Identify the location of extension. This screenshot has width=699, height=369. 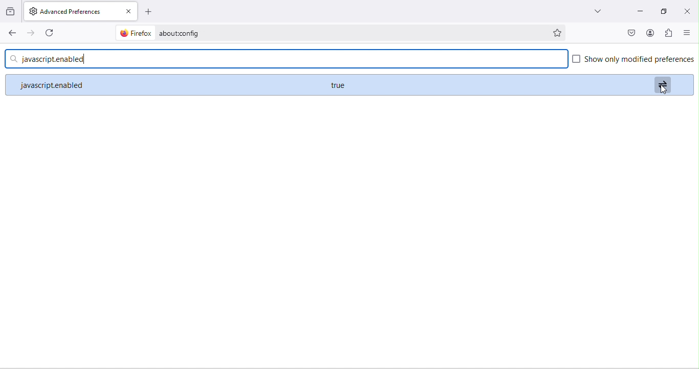
(670, 33).